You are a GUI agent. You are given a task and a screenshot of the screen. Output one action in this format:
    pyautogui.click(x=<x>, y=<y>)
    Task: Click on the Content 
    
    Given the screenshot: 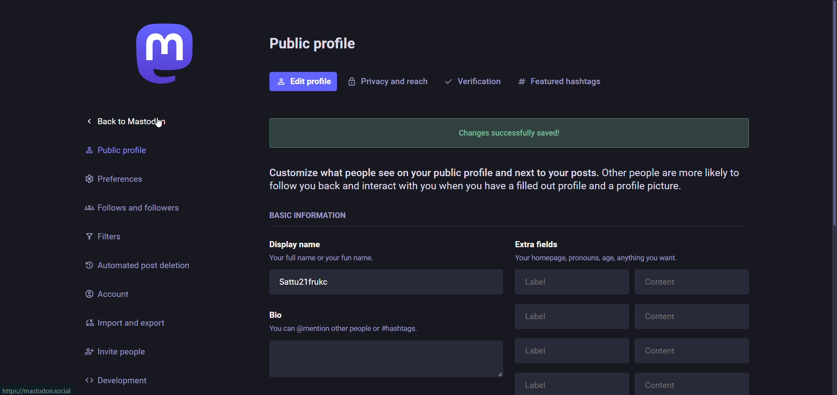 What is the action you would take?
    pyautogui.click(x=695, y=383)
    